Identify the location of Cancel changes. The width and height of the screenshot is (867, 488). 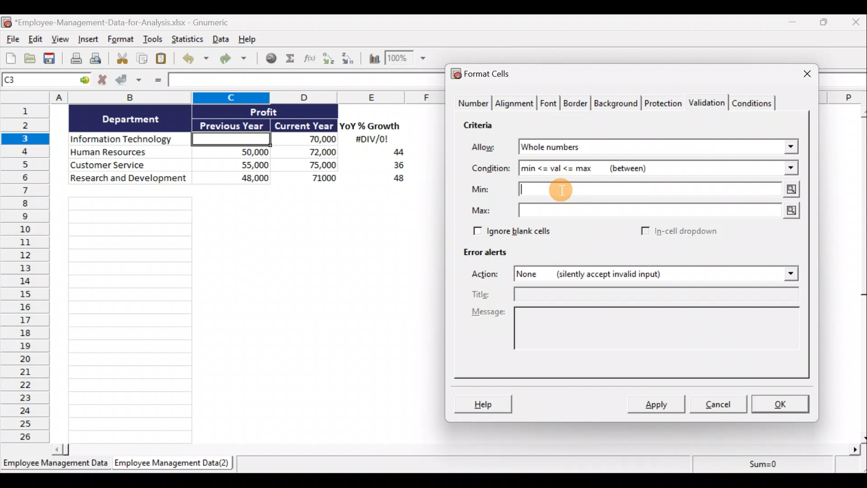
(103, 81).